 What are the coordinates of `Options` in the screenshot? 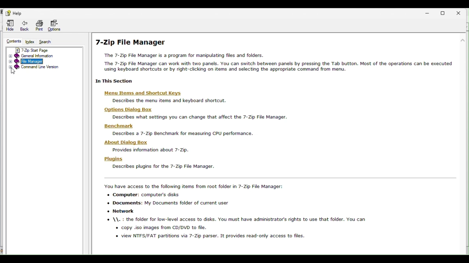 It's located at (55, 24).